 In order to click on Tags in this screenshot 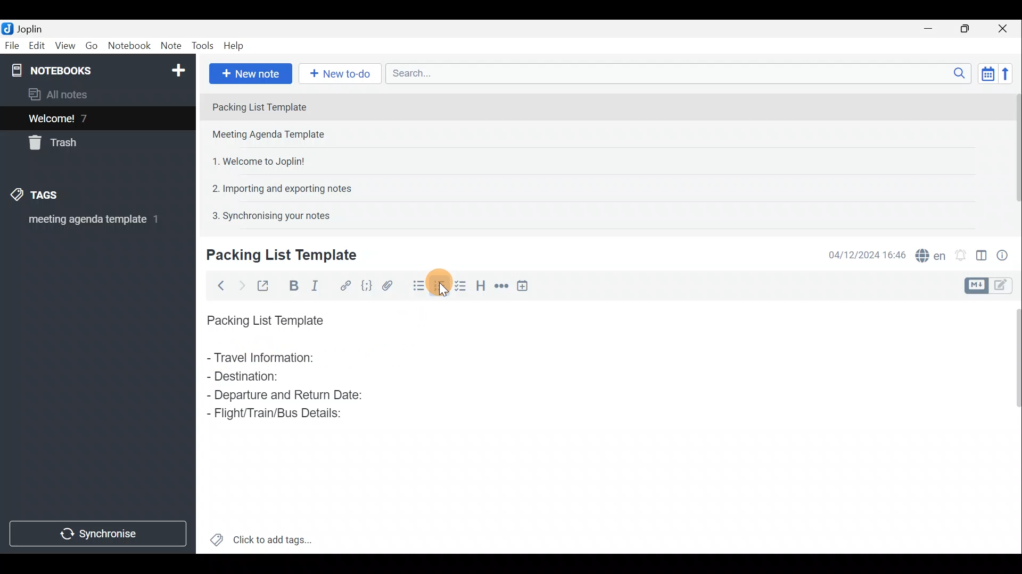, I will do `click(52, 197)`.